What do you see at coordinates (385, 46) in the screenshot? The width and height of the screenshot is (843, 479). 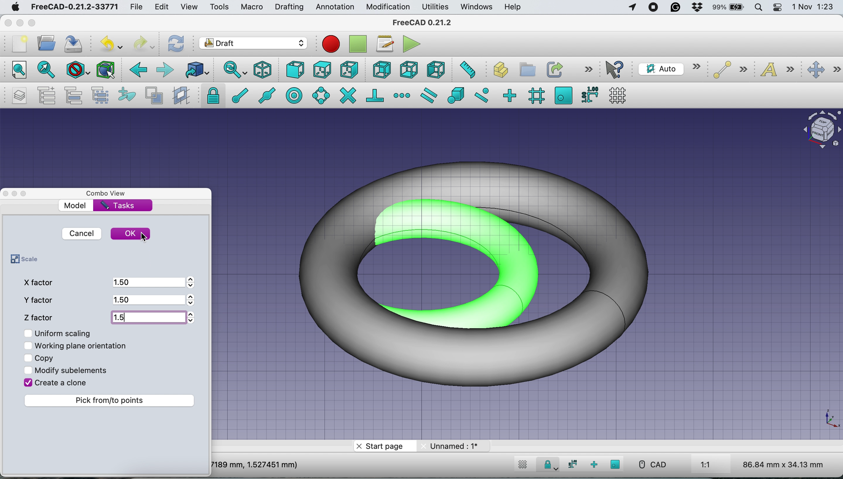 I see `macros` at bounding box center [385, 46].